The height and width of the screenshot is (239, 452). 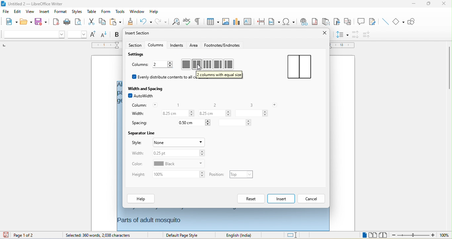 I want to click on level 1, so click(x=339, y=236).